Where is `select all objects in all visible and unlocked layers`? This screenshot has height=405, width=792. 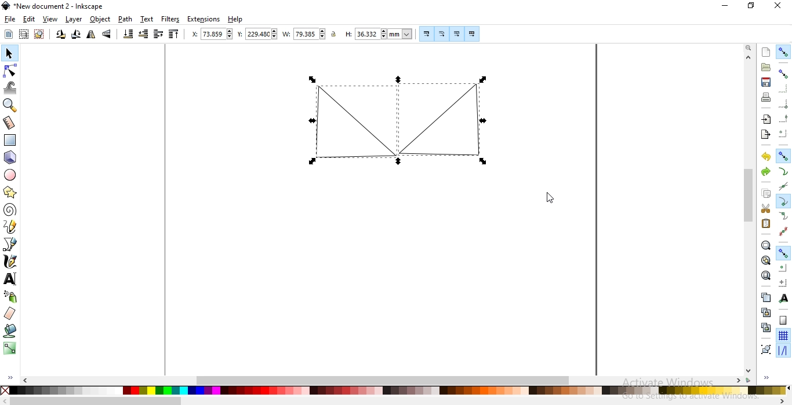 select all objects in all visible and unlocked layers is located at coordinates (24, 34).